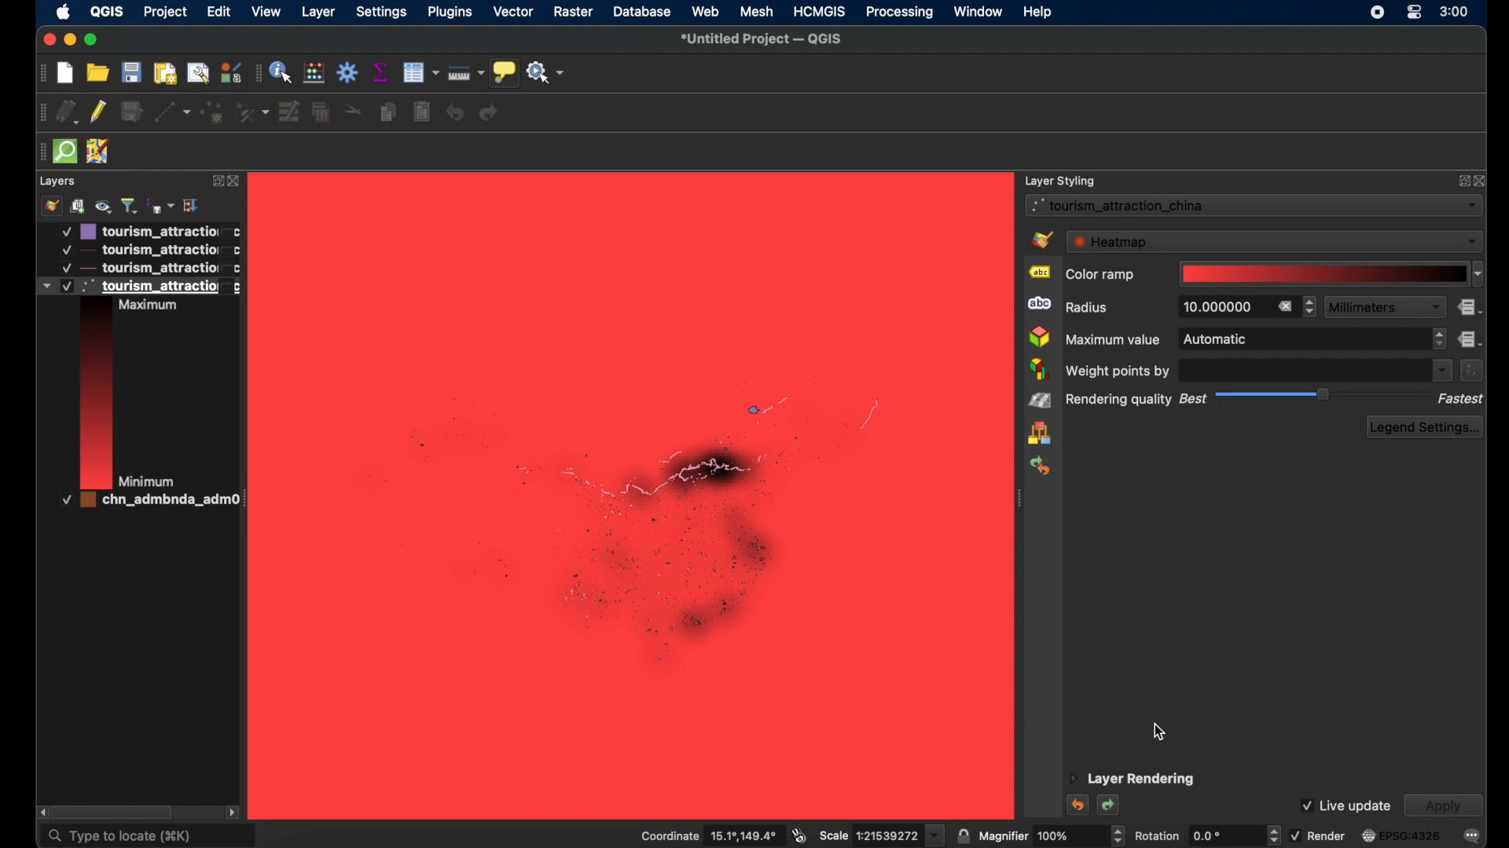 This screenshot has width=1509, height=848. Describe the element at coordinates (467, 74) in the screenshot. I see `measure line` at that location.